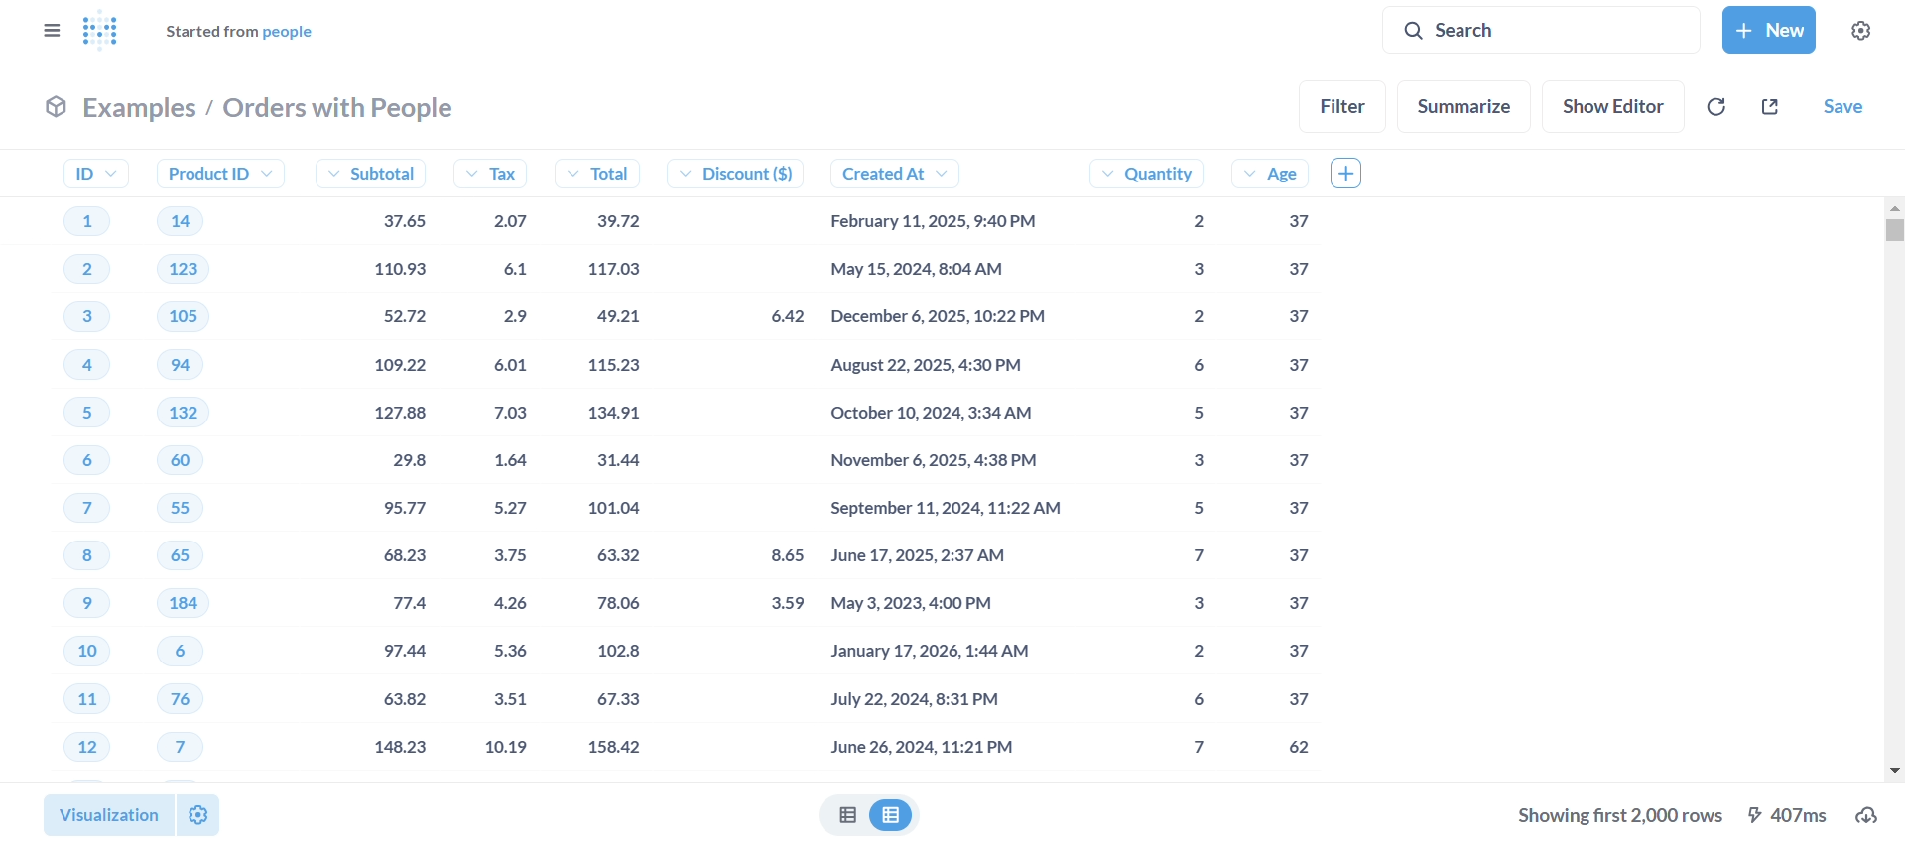  What do you see at coordinates (1354, 175) in the screenshot?
I see `add column` at bounding box center [1354, 175].